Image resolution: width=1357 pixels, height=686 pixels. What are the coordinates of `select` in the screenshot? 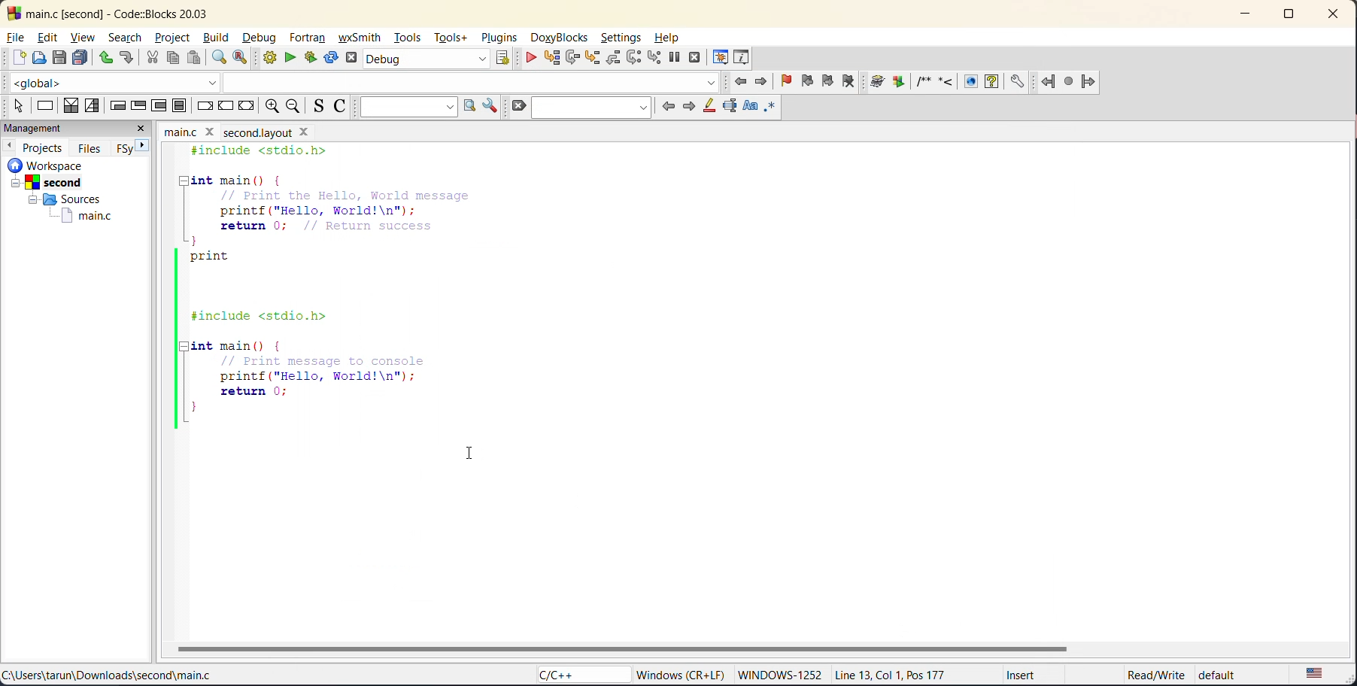 It's located at (14, 104).